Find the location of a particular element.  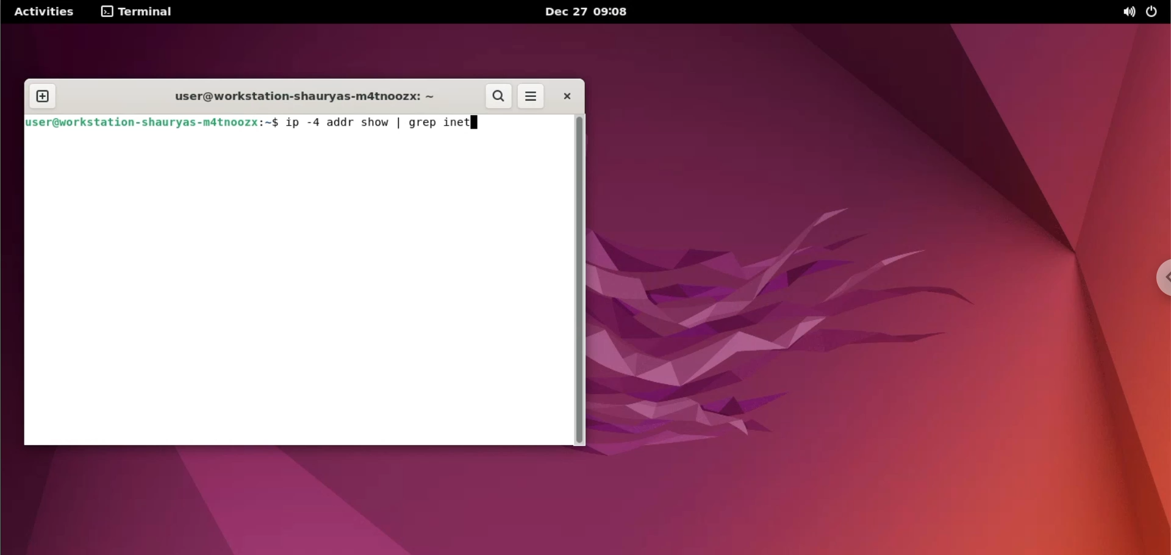

search  is located at coordinates (498, 96).